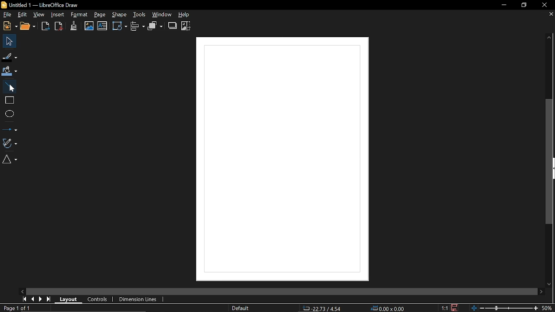  Describe the element at coordinates (40, 14) in the screenshot. I see `View` at that location.